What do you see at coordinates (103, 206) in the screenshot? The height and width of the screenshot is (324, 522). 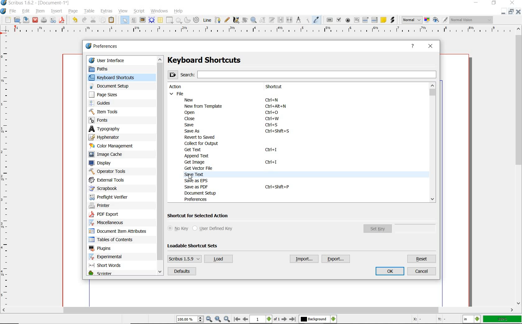 I see `printer` at bounding box center [103, 206].